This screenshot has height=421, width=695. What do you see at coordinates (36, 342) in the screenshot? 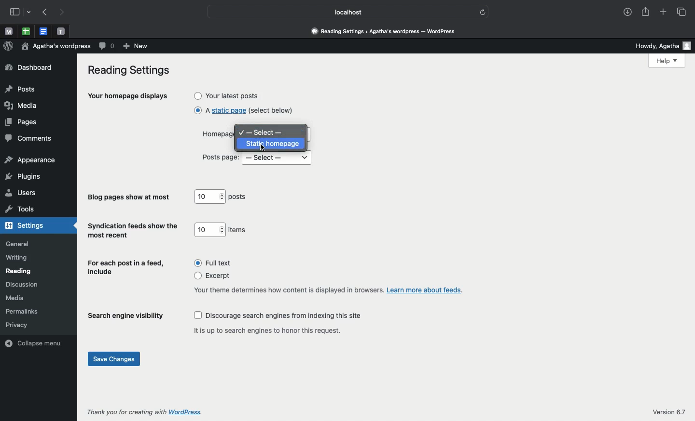
I see `collapse menu` at bounding box center [36, 342].